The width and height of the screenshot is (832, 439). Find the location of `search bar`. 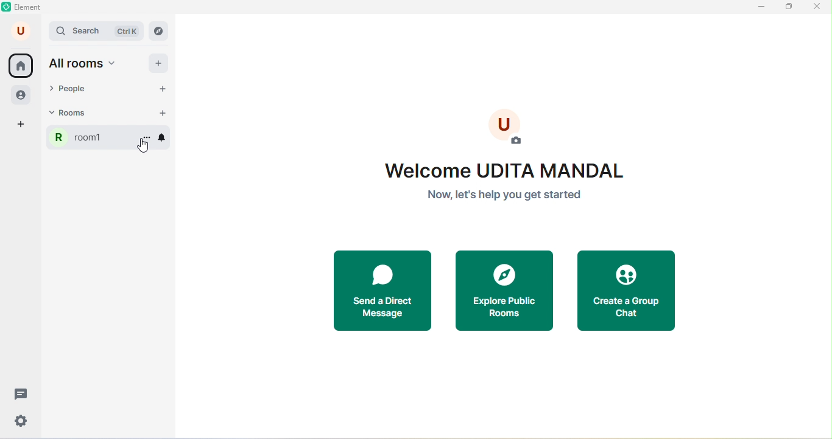

search bar is located at coordinates (97, 31).